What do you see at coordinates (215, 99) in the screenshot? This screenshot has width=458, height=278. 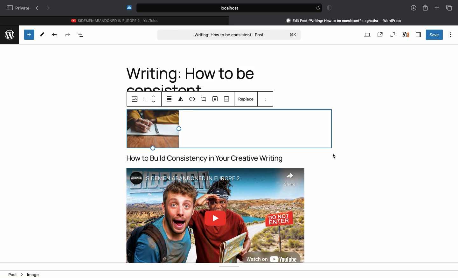 I see `A` at bounding box center [215, 99].